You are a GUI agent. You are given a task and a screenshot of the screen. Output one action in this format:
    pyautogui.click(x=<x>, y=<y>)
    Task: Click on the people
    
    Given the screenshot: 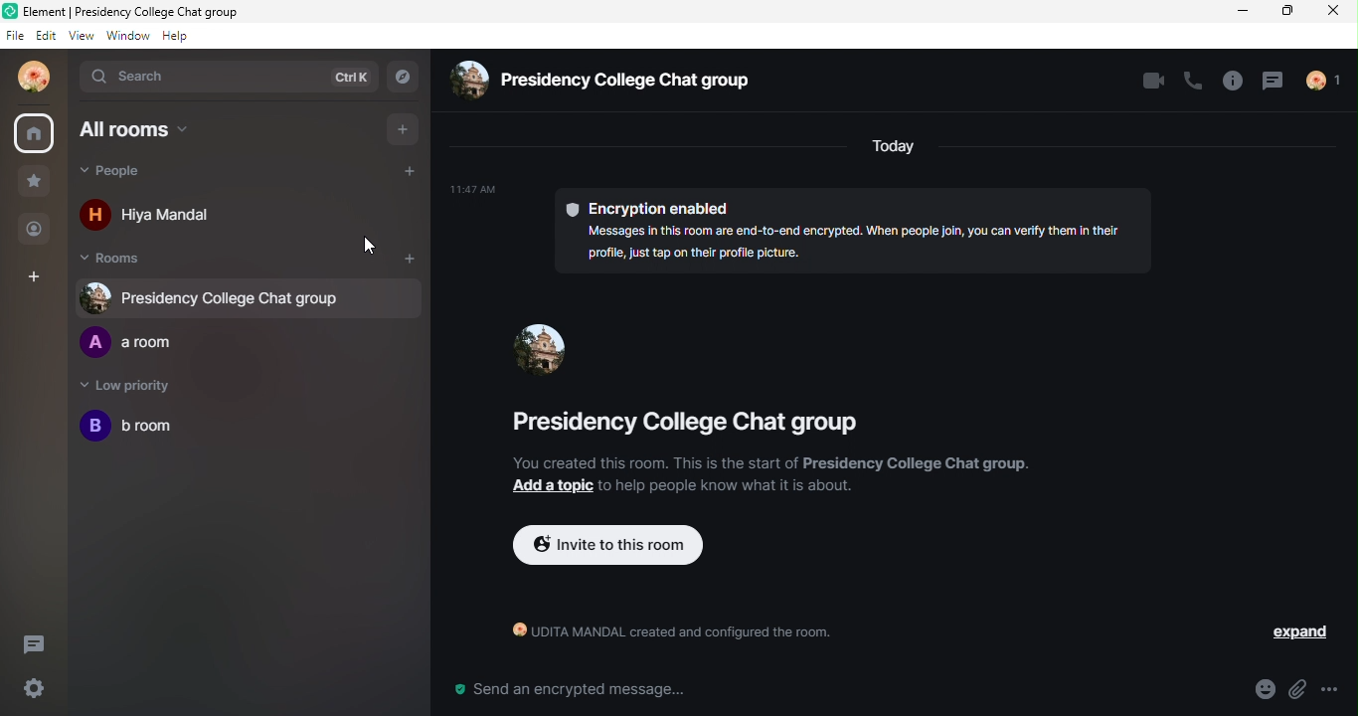 What is the action you would take?
    pyautogui.click(x=36, y=232)
    